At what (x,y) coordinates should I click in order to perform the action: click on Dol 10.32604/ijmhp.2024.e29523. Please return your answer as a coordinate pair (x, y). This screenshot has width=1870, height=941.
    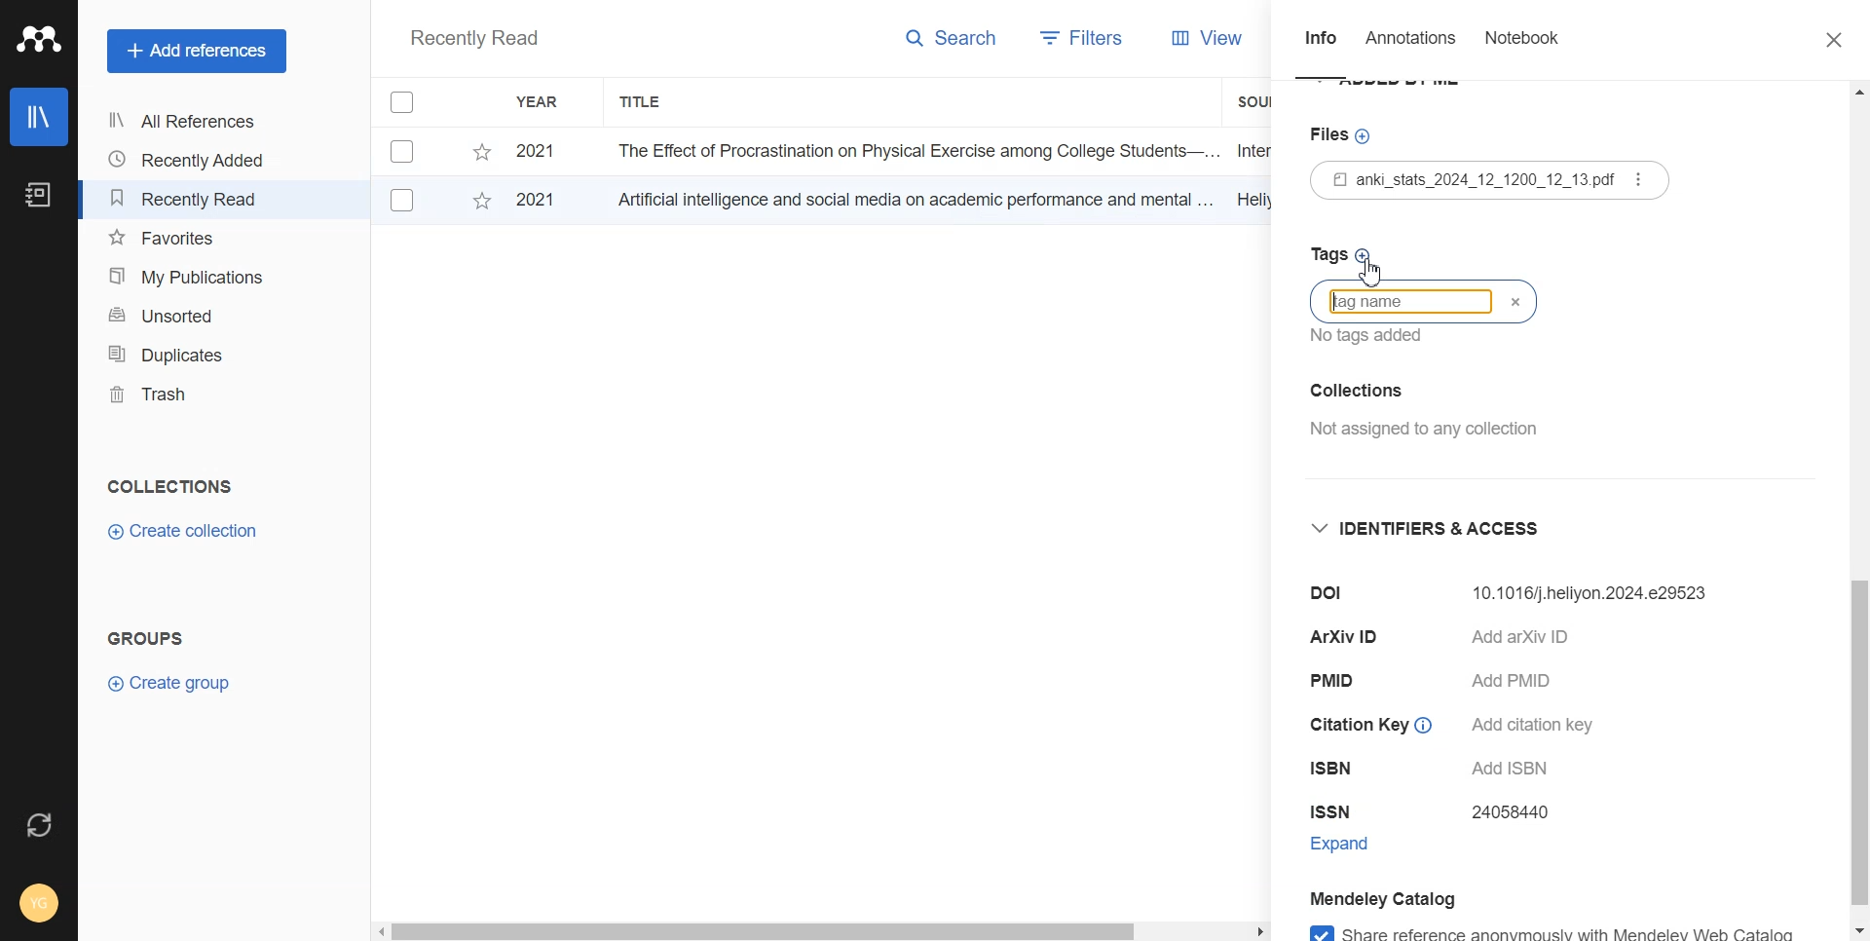
    Looking at the image, I should click on (1521, 593).